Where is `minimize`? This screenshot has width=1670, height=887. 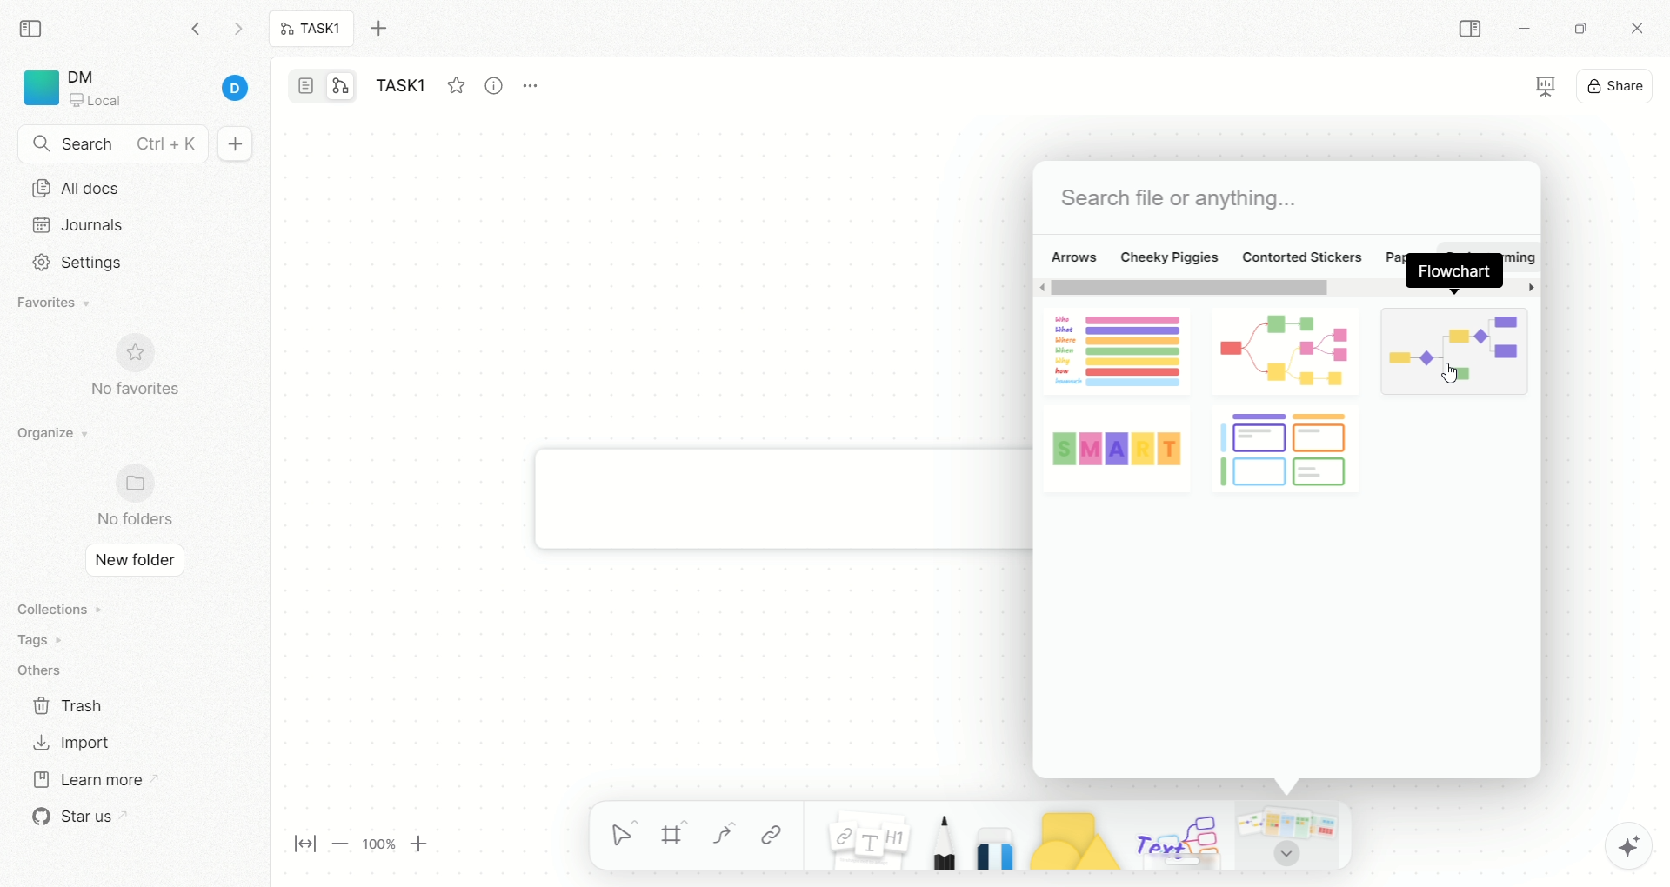 minimize is located at coordinates (1522, 31).